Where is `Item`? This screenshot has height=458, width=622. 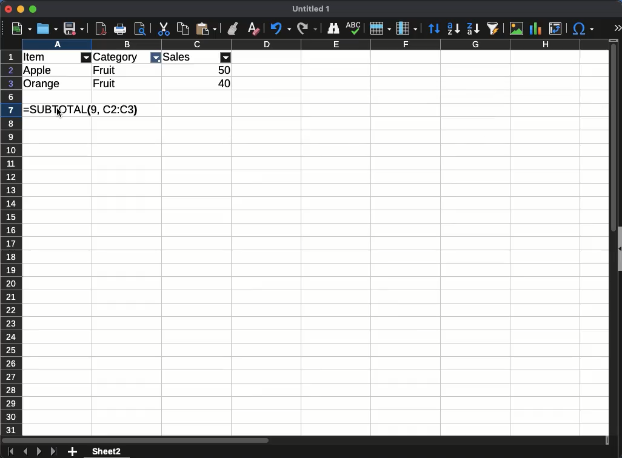 Item is located at coordinates (34, 57).